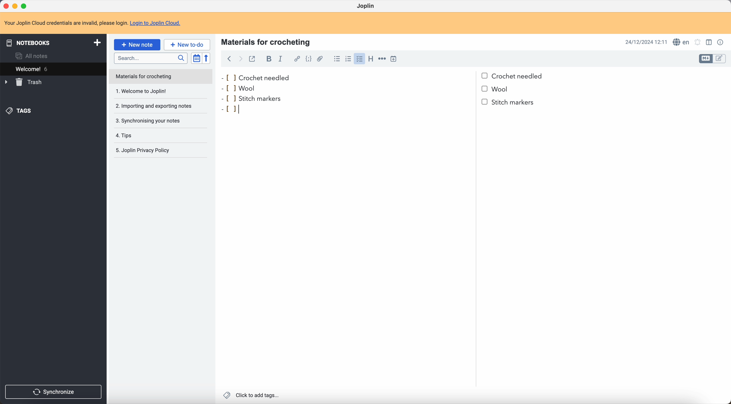 Image resolution: width=731 pixels, height=404 pixels. I want to click on attach file, so click(321, 59).